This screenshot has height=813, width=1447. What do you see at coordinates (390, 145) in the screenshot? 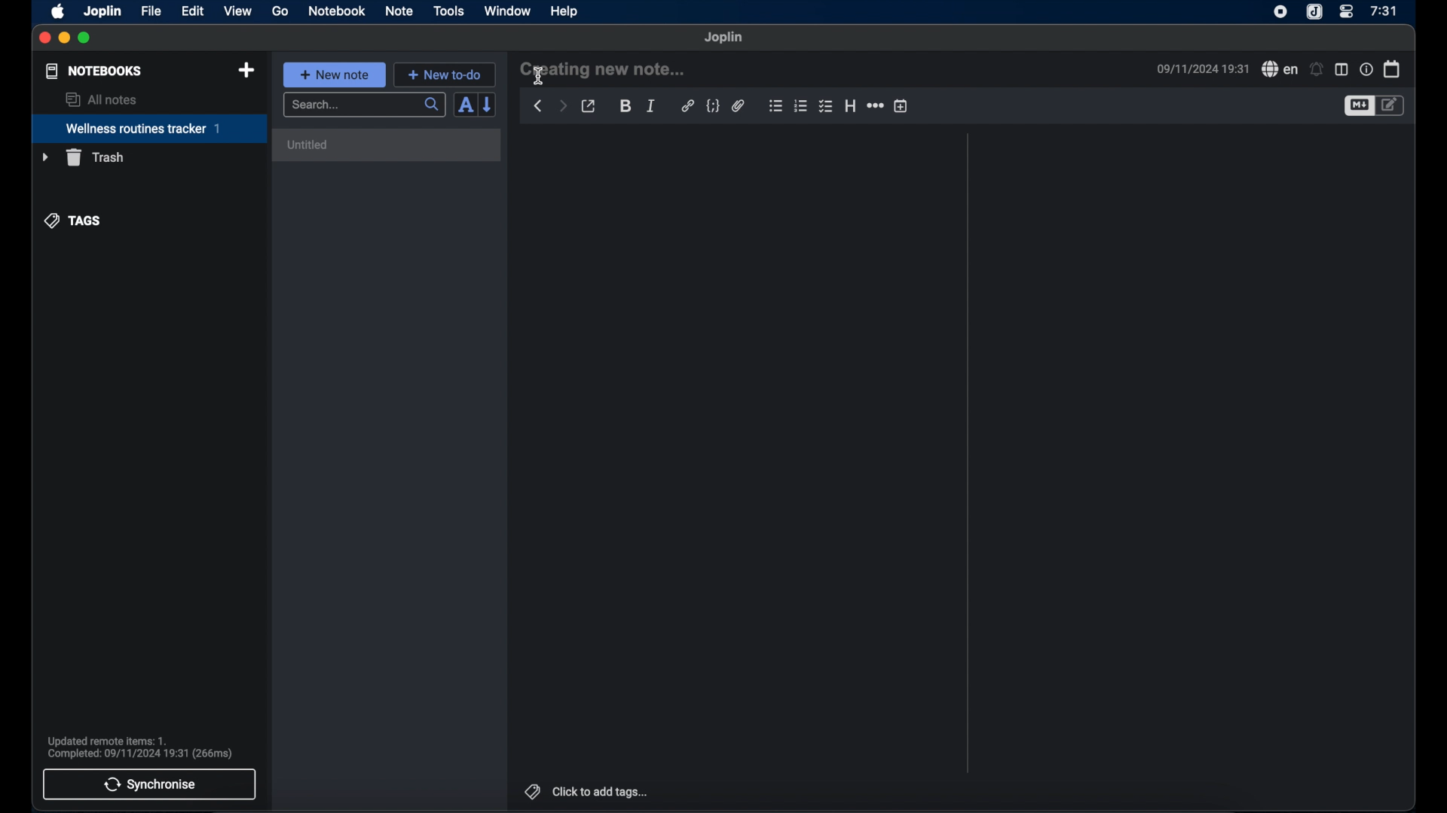
I see `untitled` at bounding box center [390, 145].